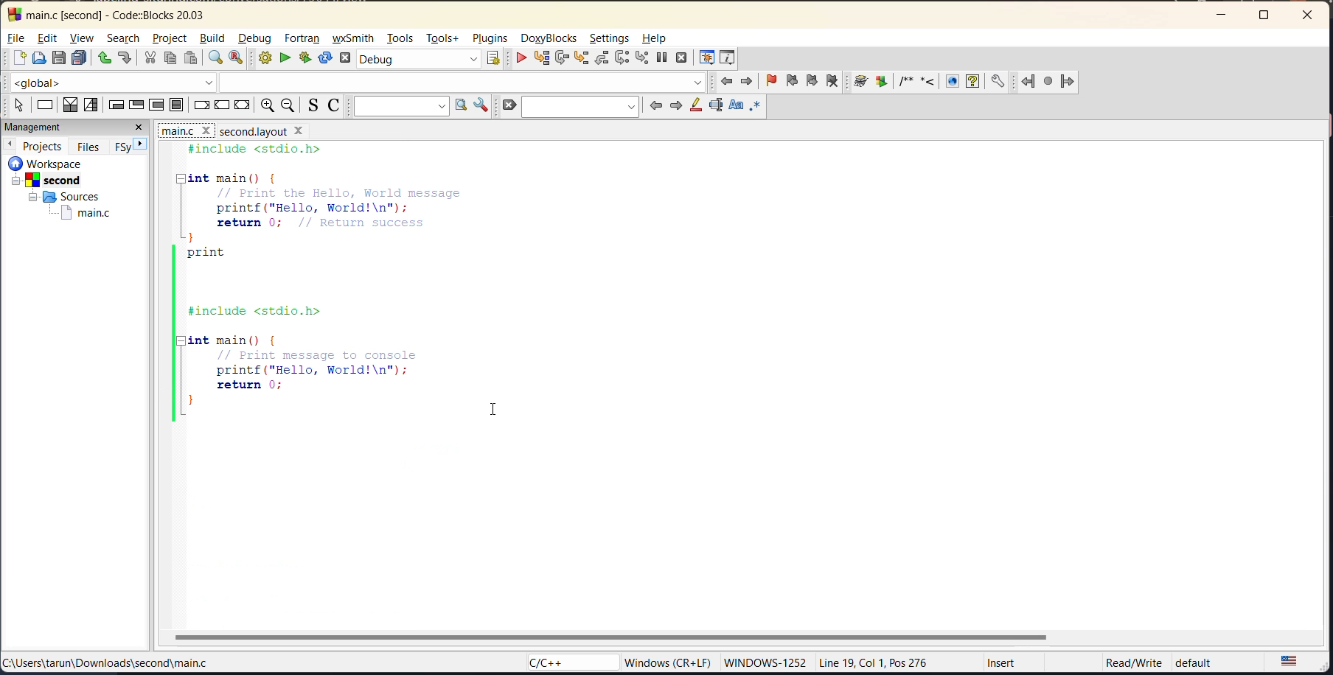 The height and width of the screenshot is (675, 1333). What do you see at coordinates (122, 147) in the screenshot?
I see `FSy` at bounding box center [122, 147].